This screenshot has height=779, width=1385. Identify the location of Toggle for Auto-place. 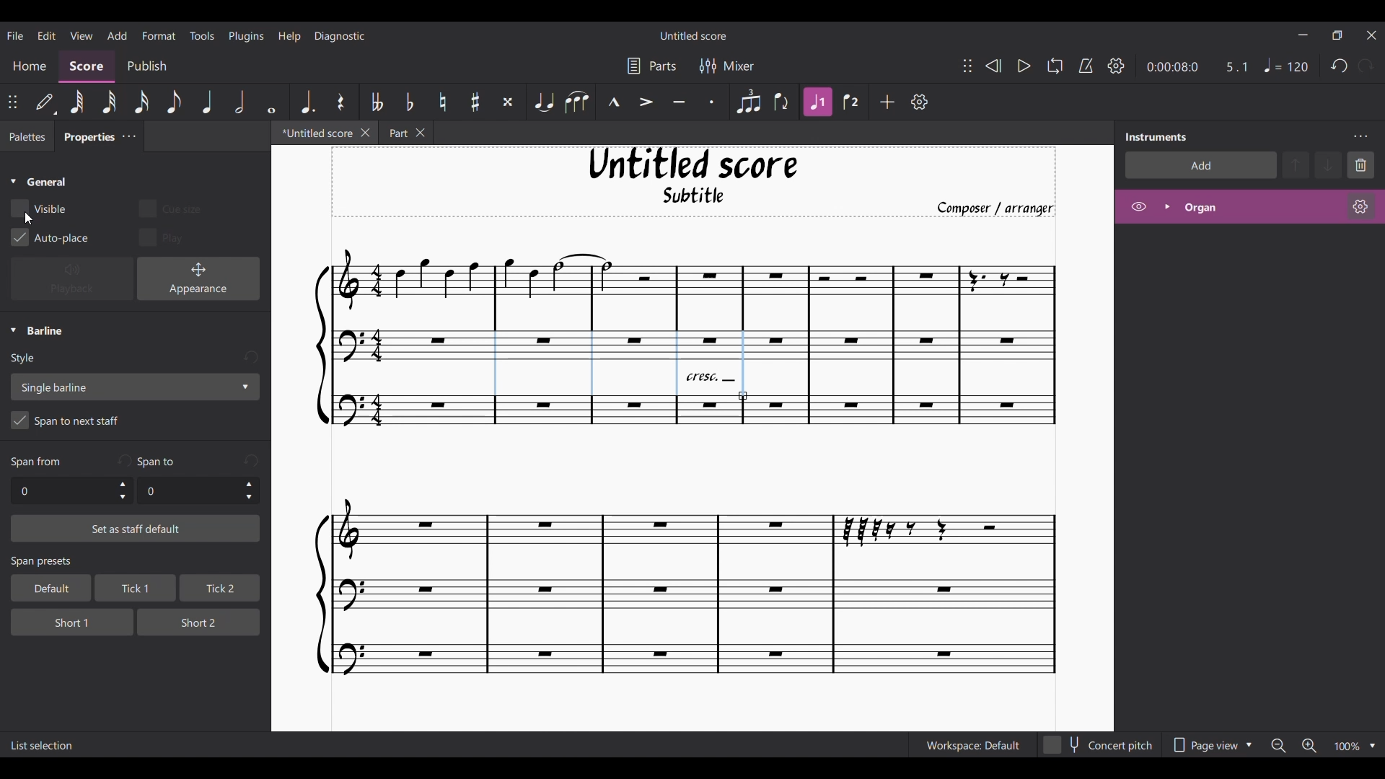
(50, 237).